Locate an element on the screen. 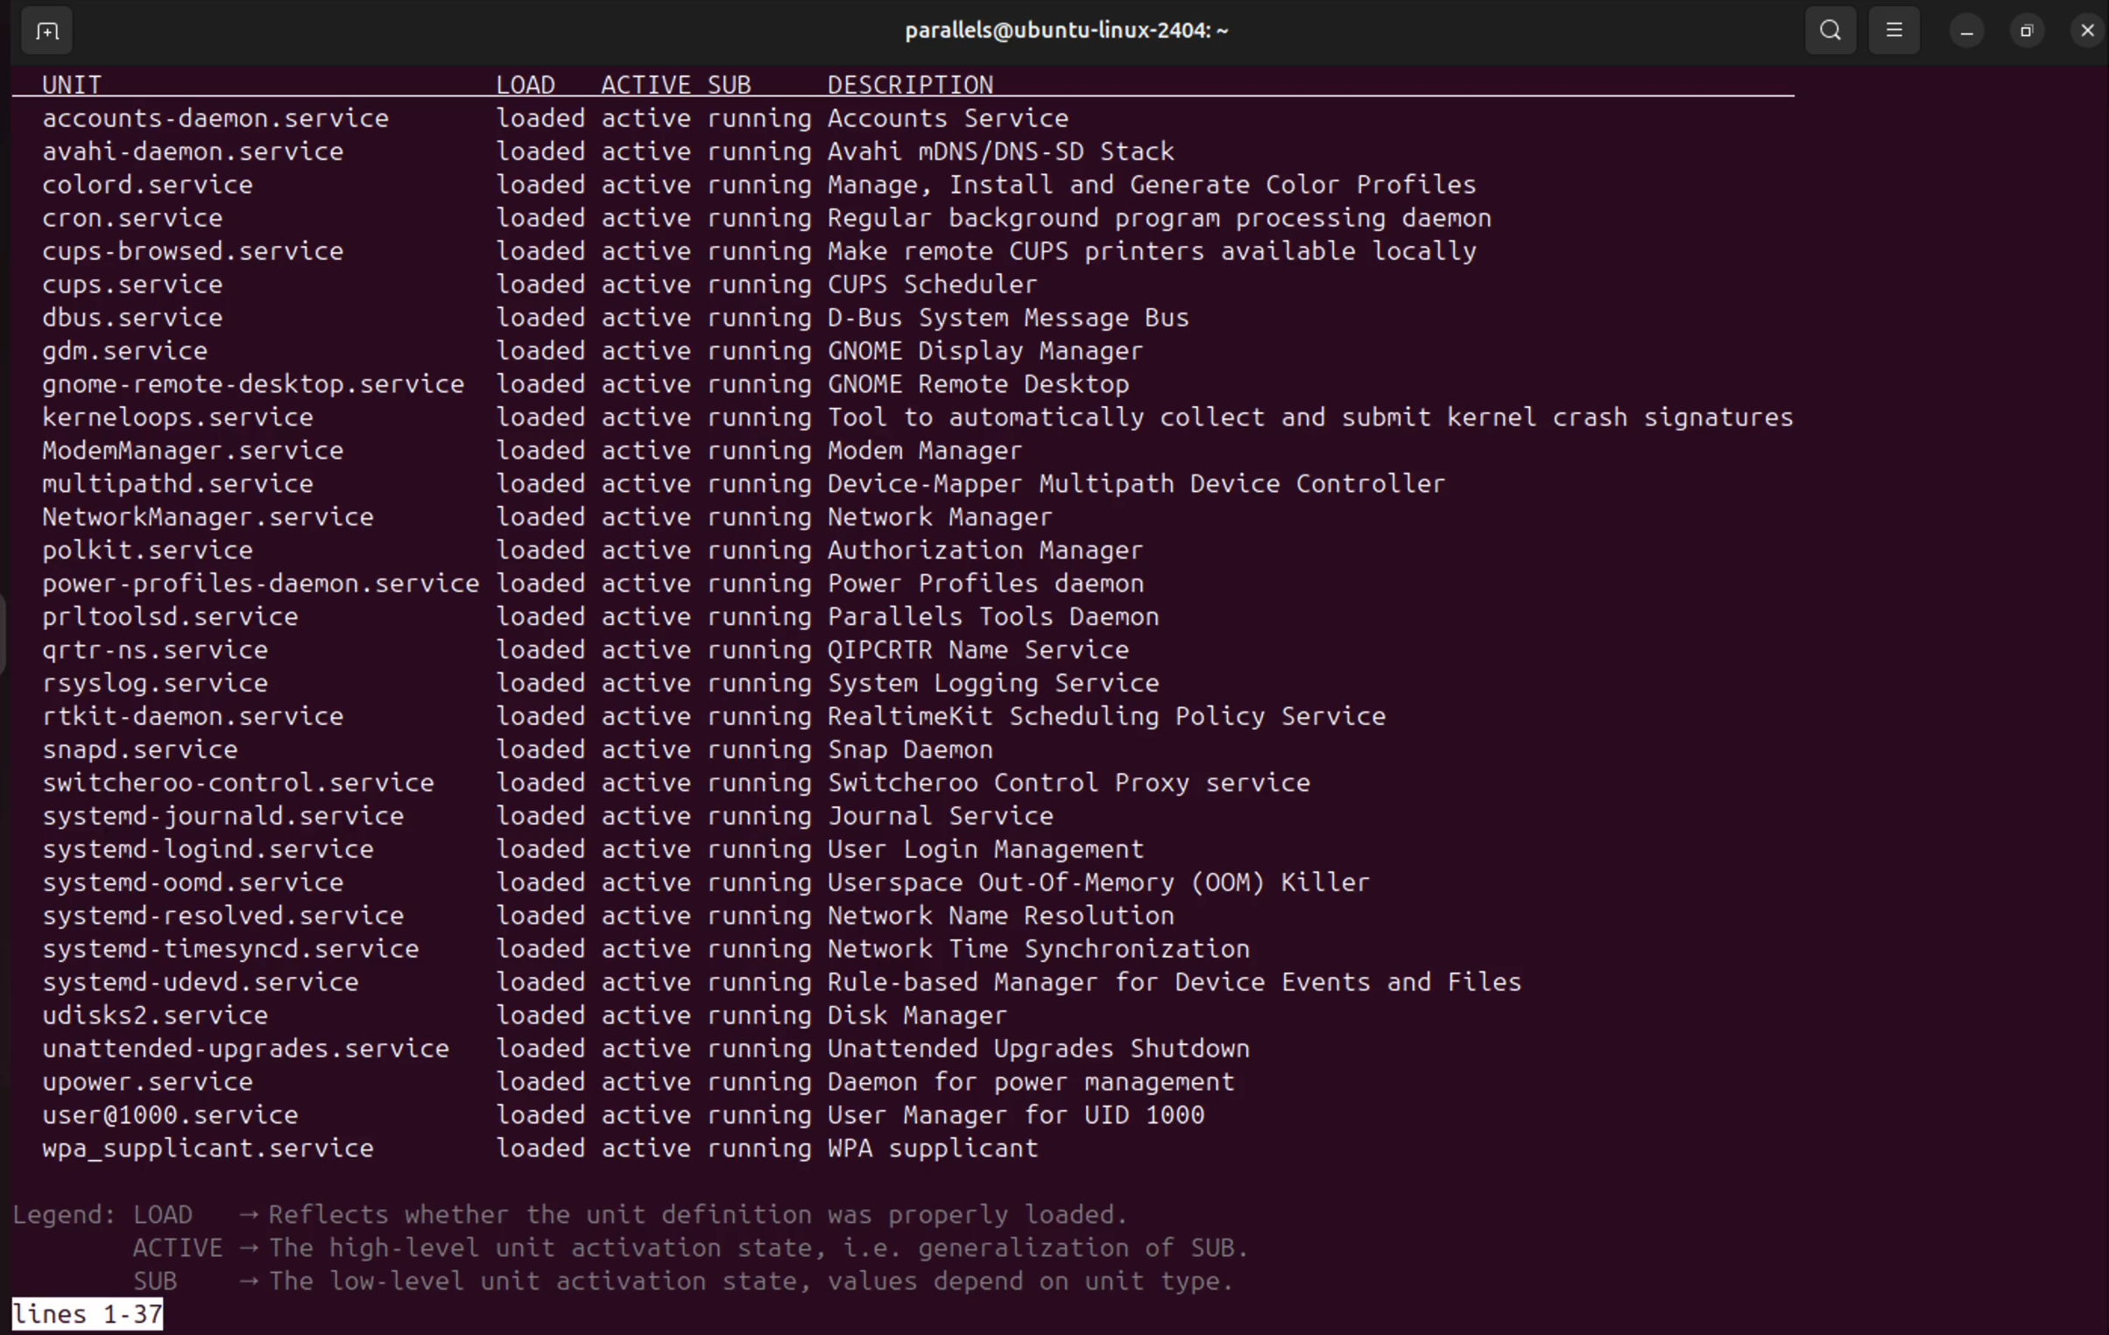  unit is located at coordinates (82, 83).